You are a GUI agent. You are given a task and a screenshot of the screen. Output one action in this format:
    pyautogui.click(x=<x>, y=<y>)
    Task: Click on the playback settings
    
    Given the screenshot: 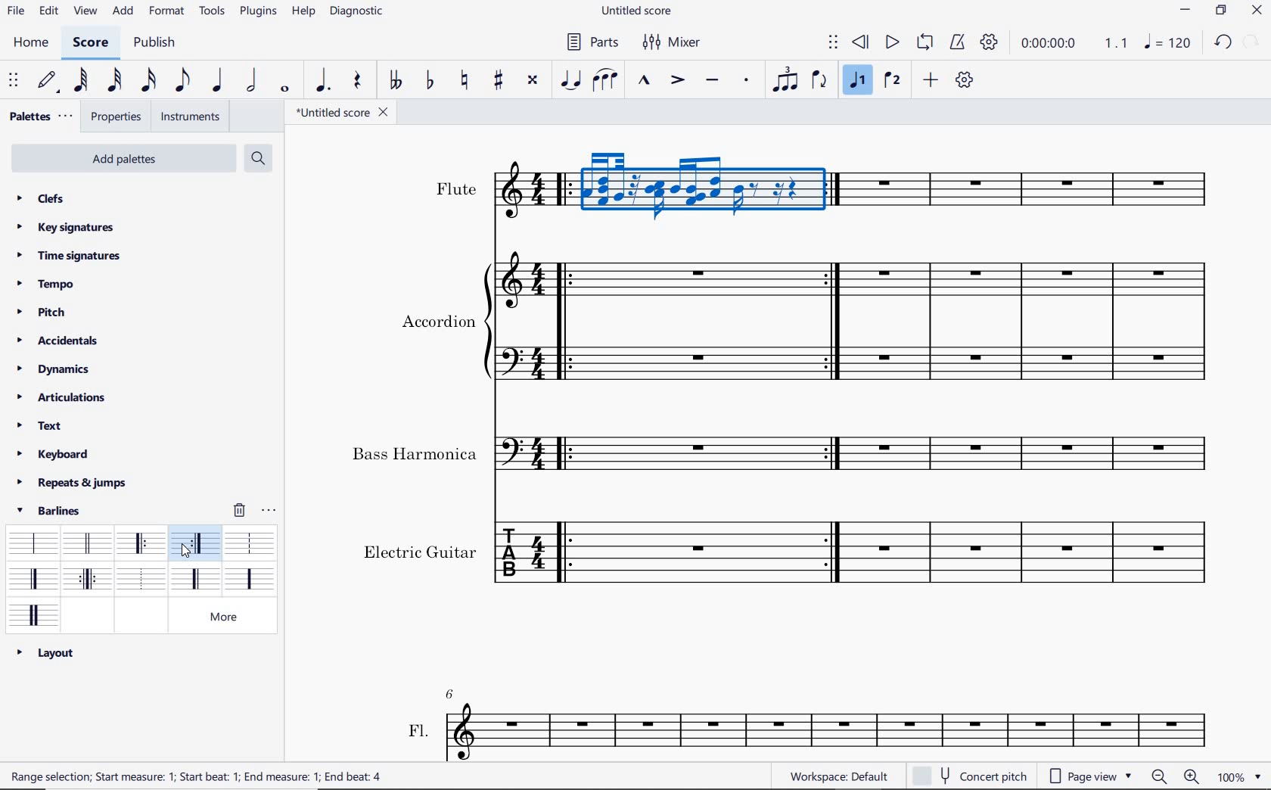 What is the action you would take?
    pyautogui.click(x=989, y=42)
    